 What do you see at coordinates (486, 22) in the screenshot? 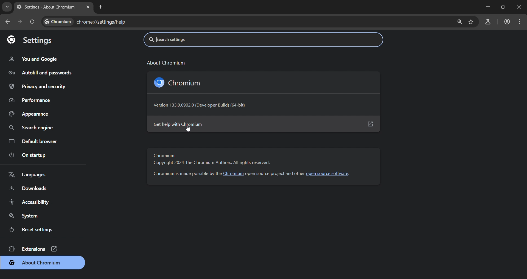
I see `search labs` at bounding box center [486, 22].